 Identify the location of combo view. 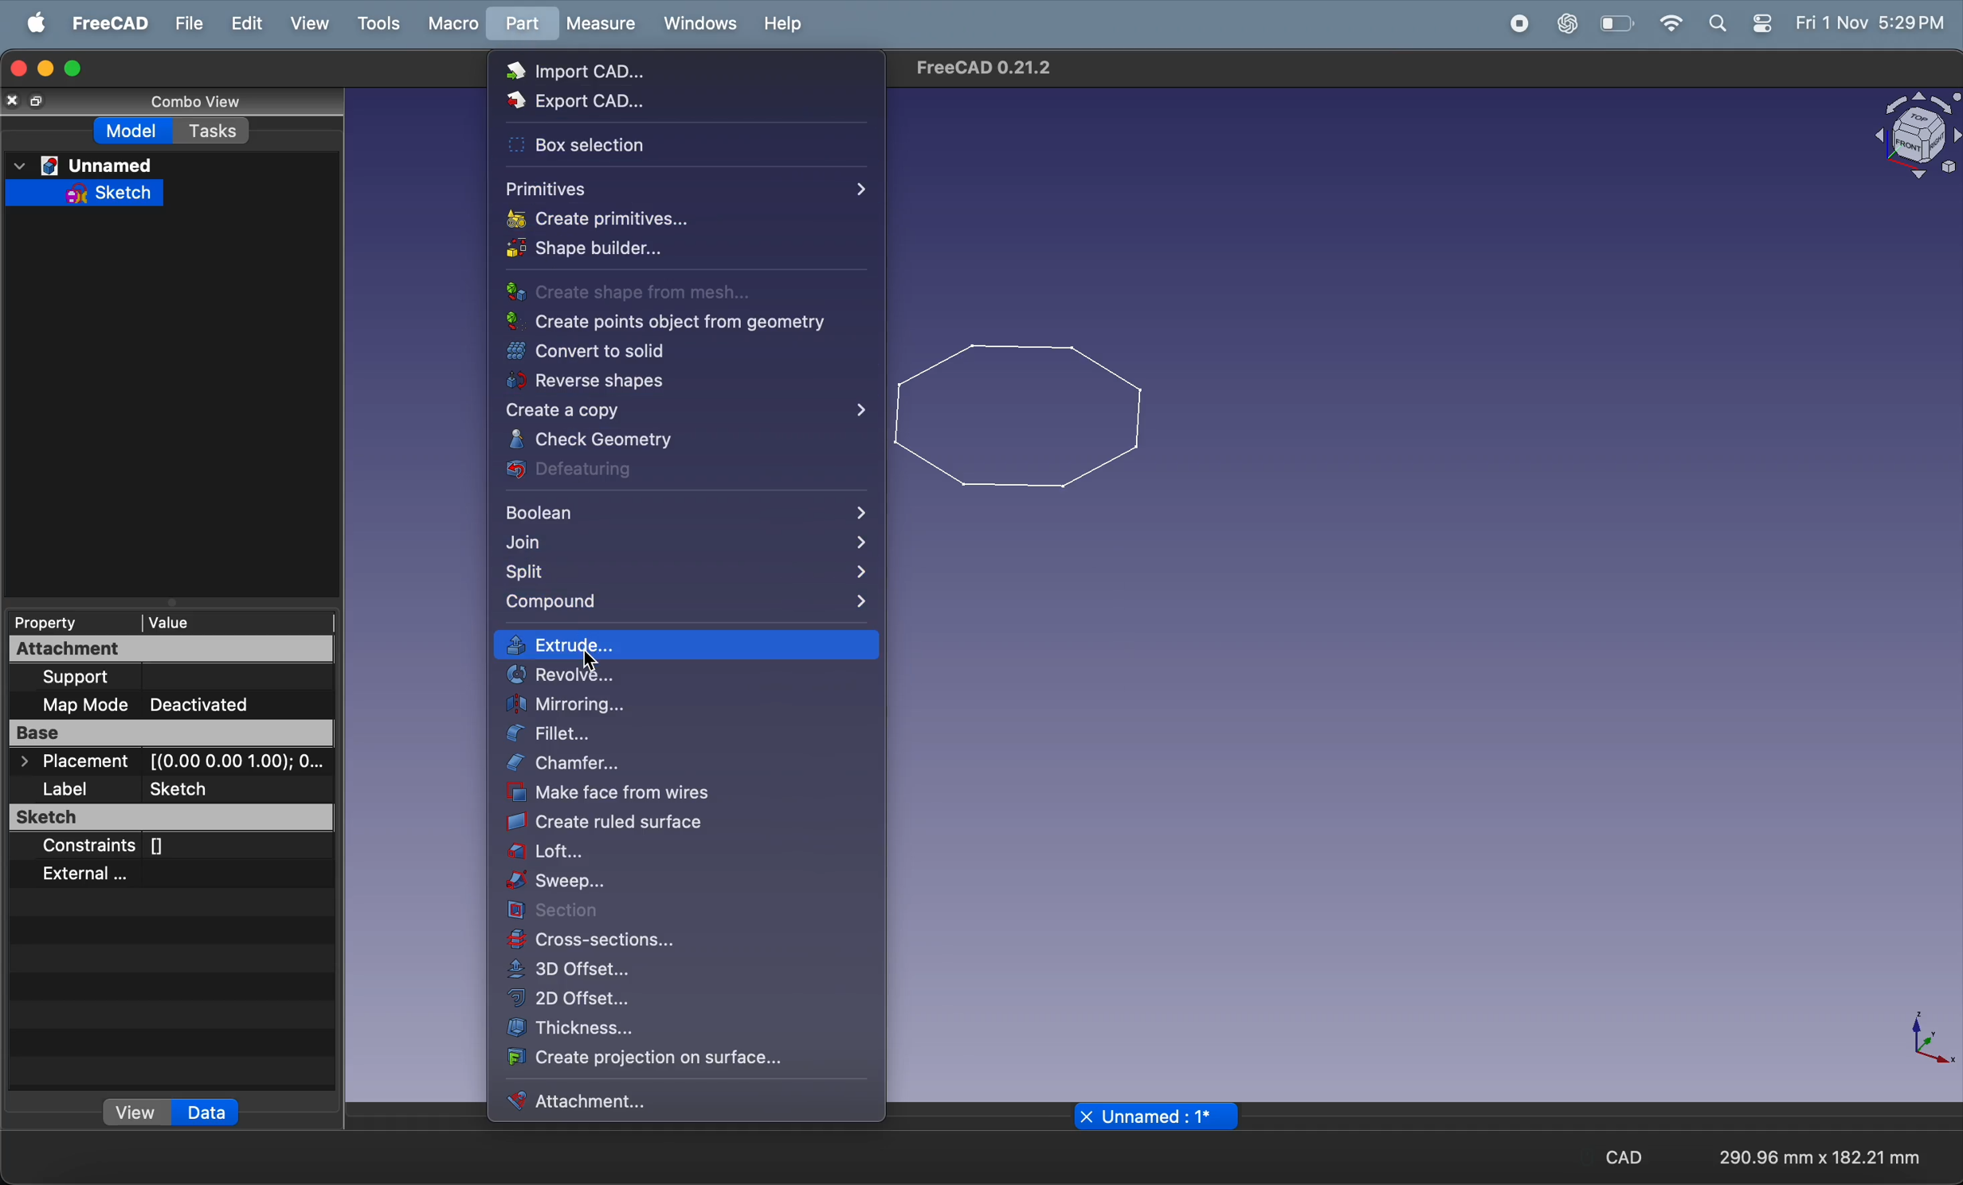
(192, 100).